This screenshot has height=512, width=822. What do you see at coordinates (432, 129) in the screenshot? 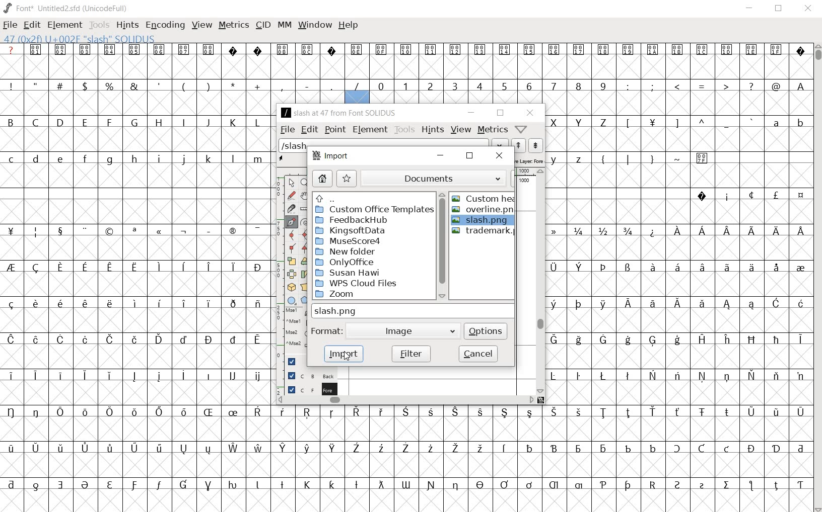
I see `hints` at bounding box center [432, 129].